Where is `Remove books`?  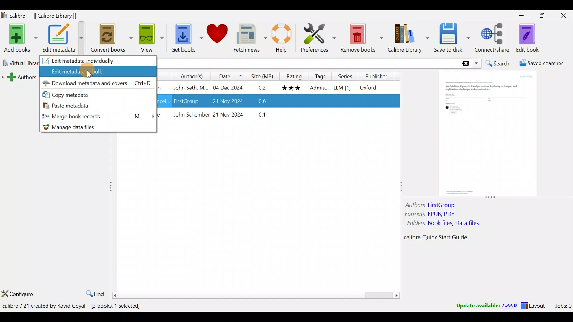
Remove books is located at coordinates (361, 38).